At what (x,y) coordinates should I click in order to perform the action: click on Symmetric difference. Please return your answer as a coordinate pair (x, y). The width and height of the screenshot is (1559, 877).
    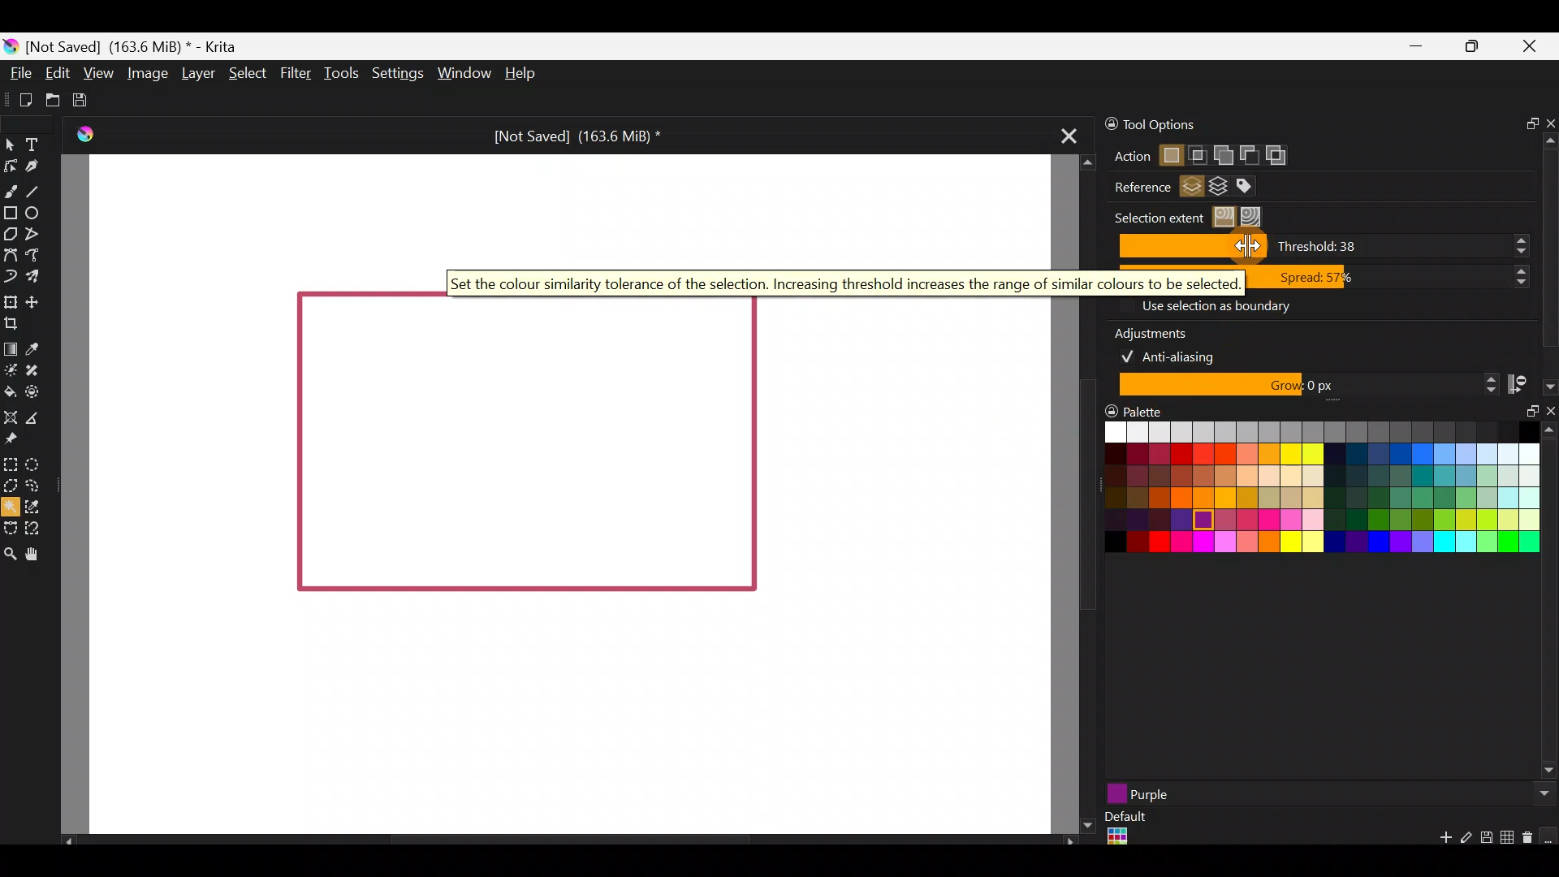
    Looking at the image, I should click on (1282, 155).